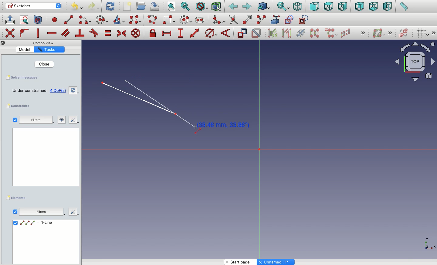 Image resolution: width=437 pixels, height=265 pixels. What do you see at coordinates (66, 33) in the screenshot?
I see `Constrain parallel` at bounding box center [66, 33].